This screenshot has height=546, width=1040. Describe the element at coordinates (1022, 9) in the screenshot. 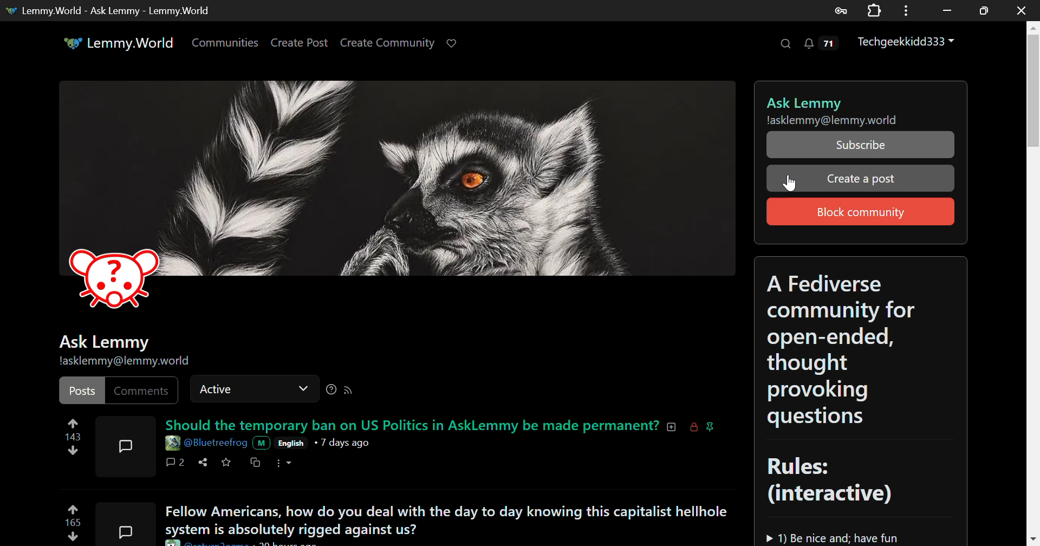

I see `Close Window` at that location.